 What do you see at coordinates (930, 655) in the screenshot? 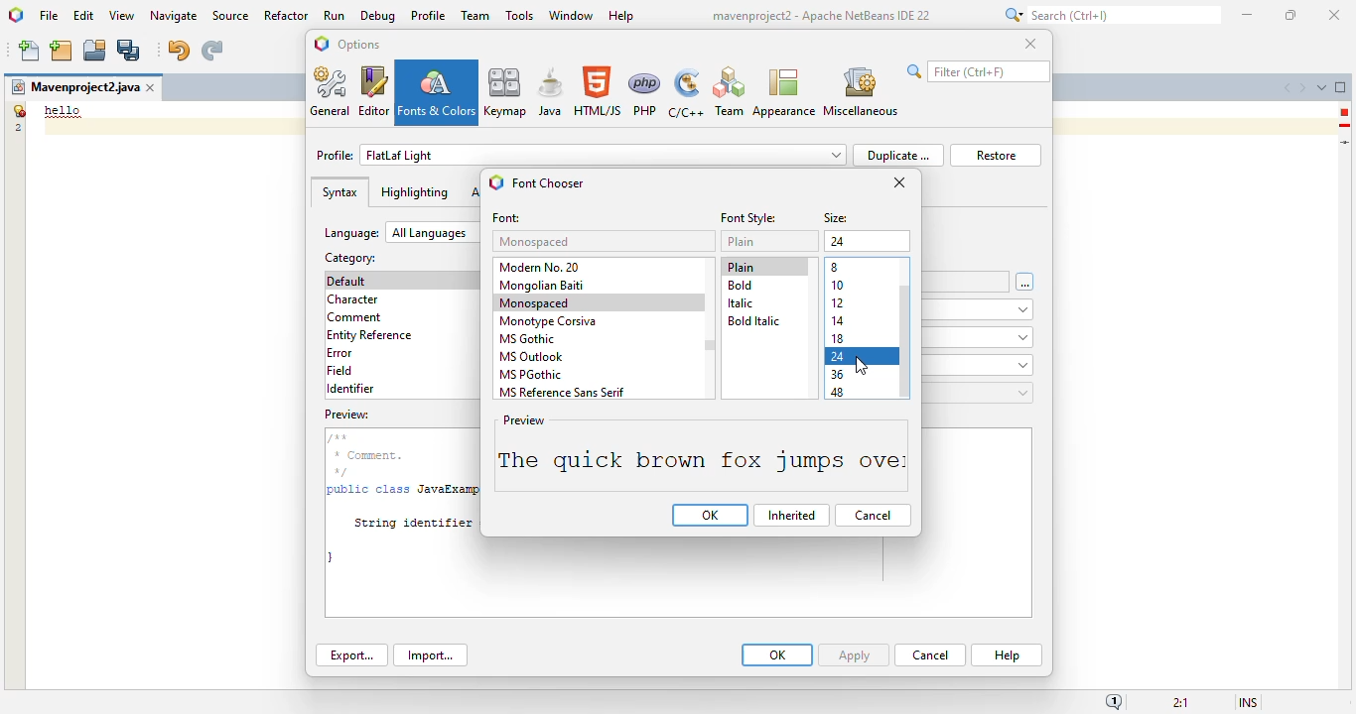
I see `cancel` at bounding box center [930, 655].